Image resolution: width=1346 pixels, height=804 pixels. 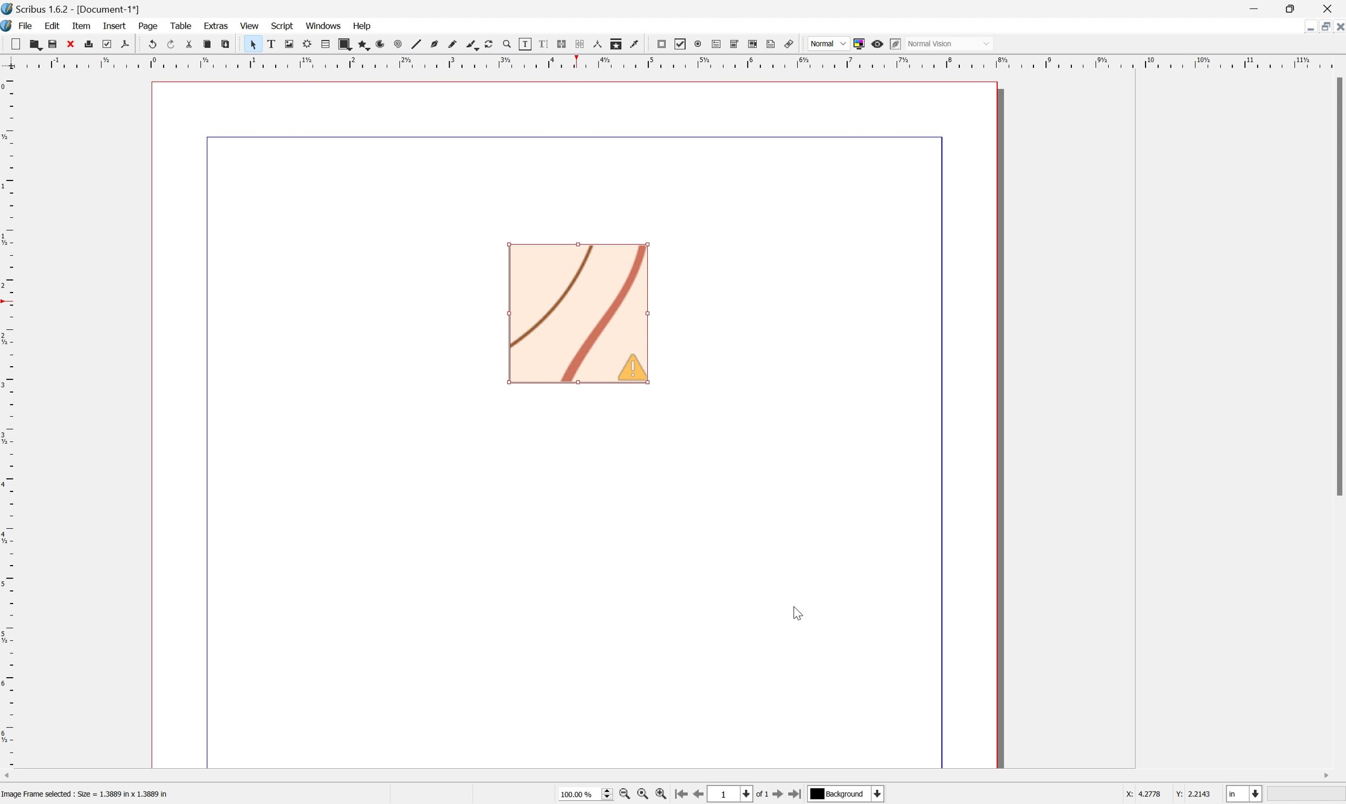 What do you see at coordinates (791, 42) in the screenshot?
I see `Link annotation` at bounding box center [791, 42].